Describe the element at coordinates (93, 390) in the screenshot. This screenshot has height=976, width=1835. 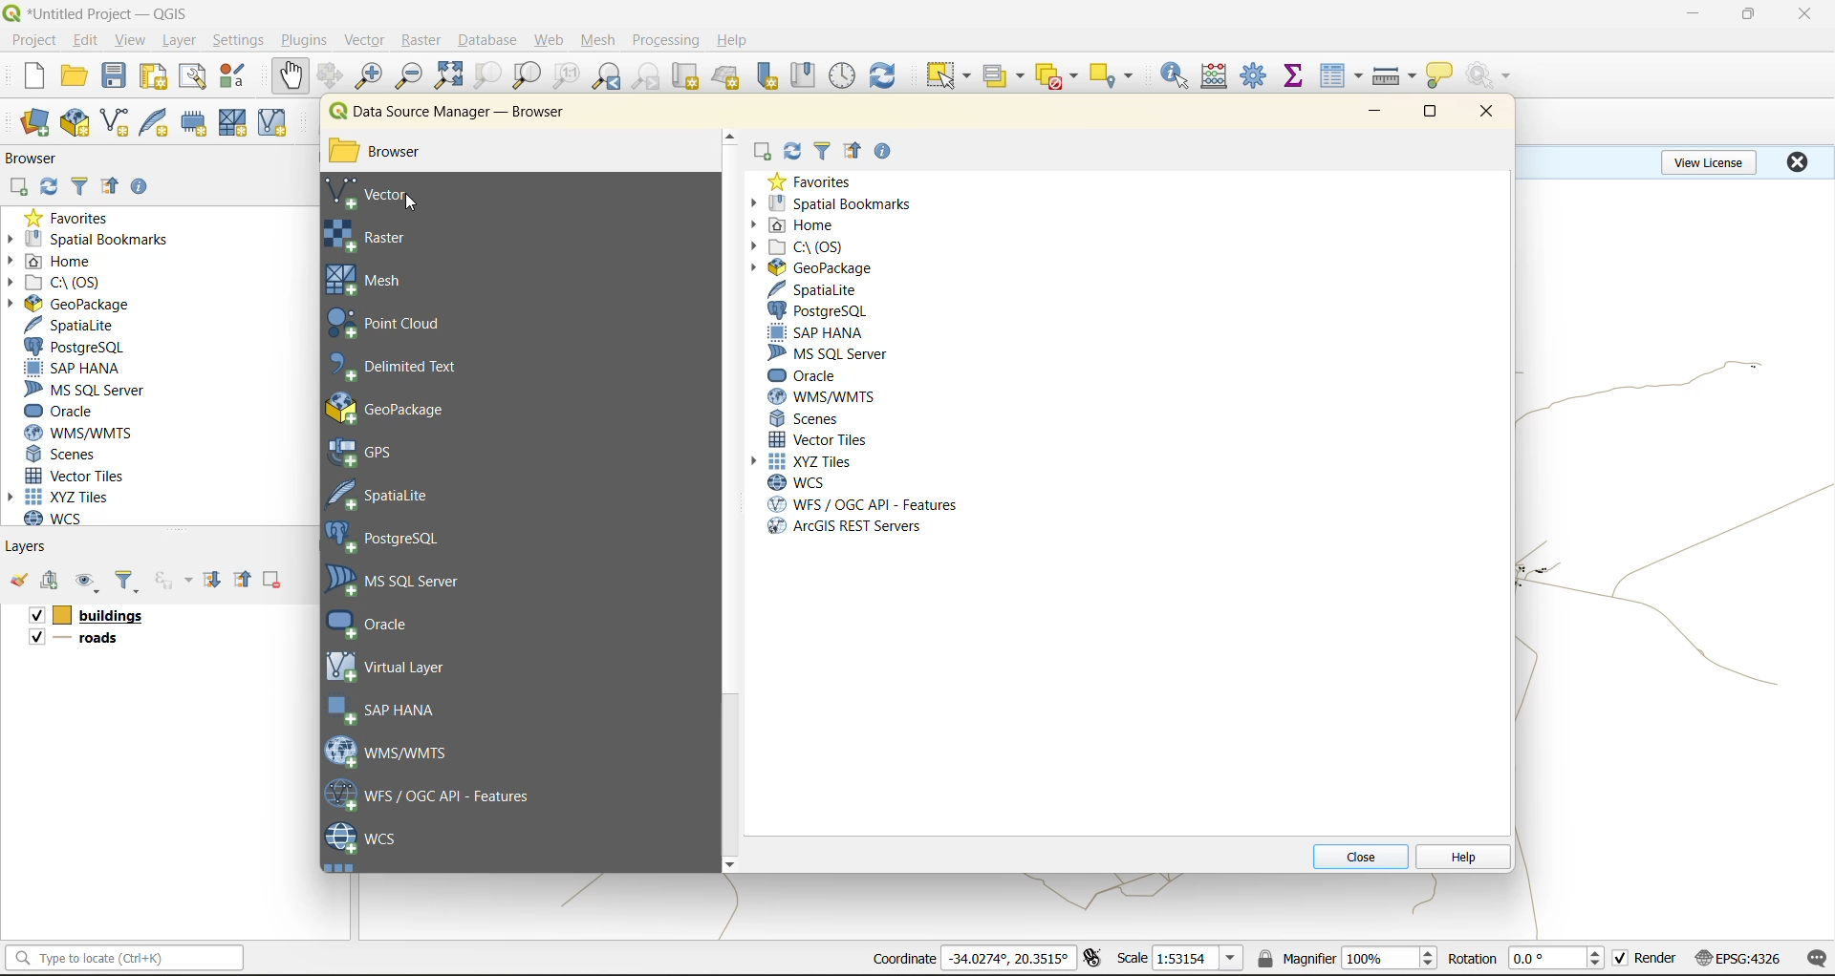
I see `ms sql server` at that location.